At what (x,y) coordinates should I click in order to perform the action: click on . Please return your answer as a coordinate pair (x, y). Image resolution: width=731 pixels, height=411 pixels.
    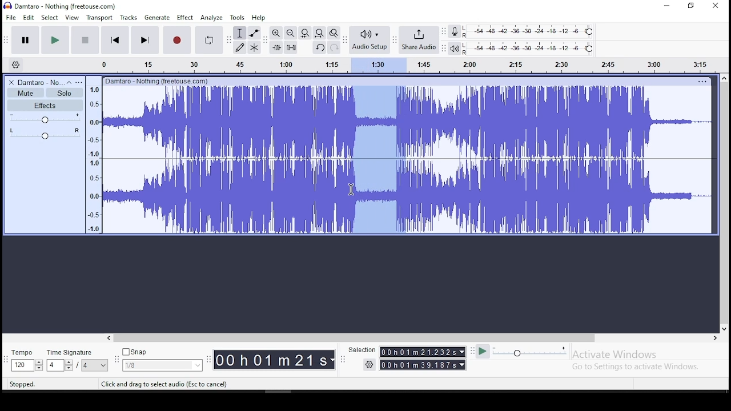
    Looking at the image, I should click on (345, 40).